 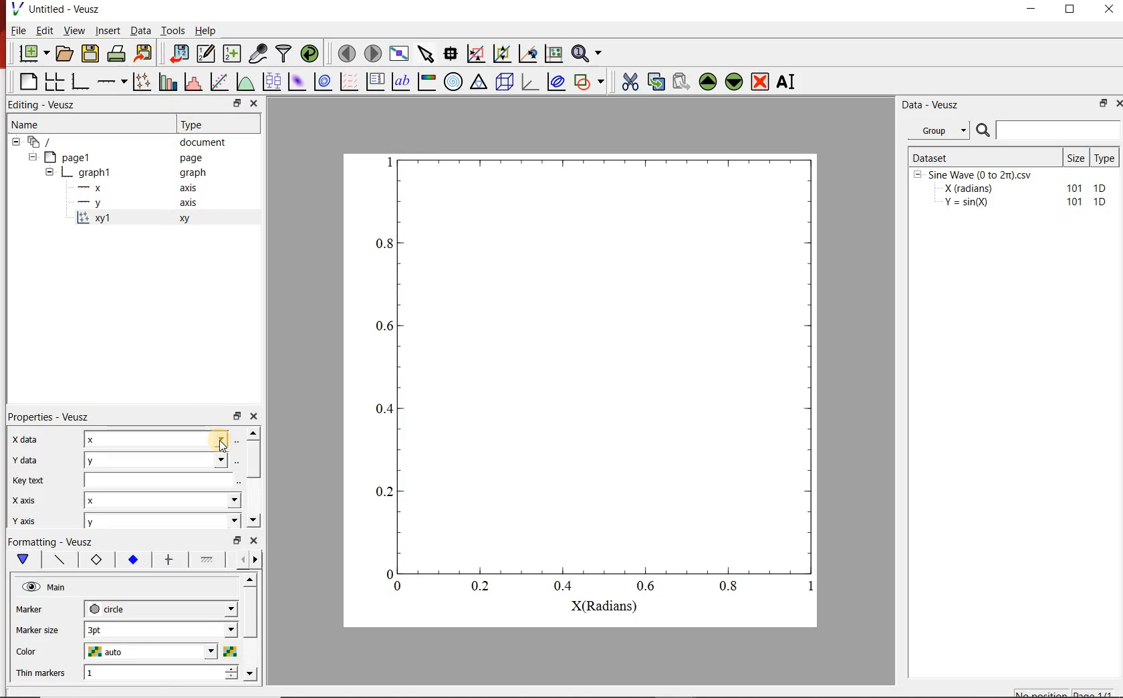 What do you see at coordinates (259, 53) in the screenshot?
I see `capture remote data` at bounding box center [259, 53].